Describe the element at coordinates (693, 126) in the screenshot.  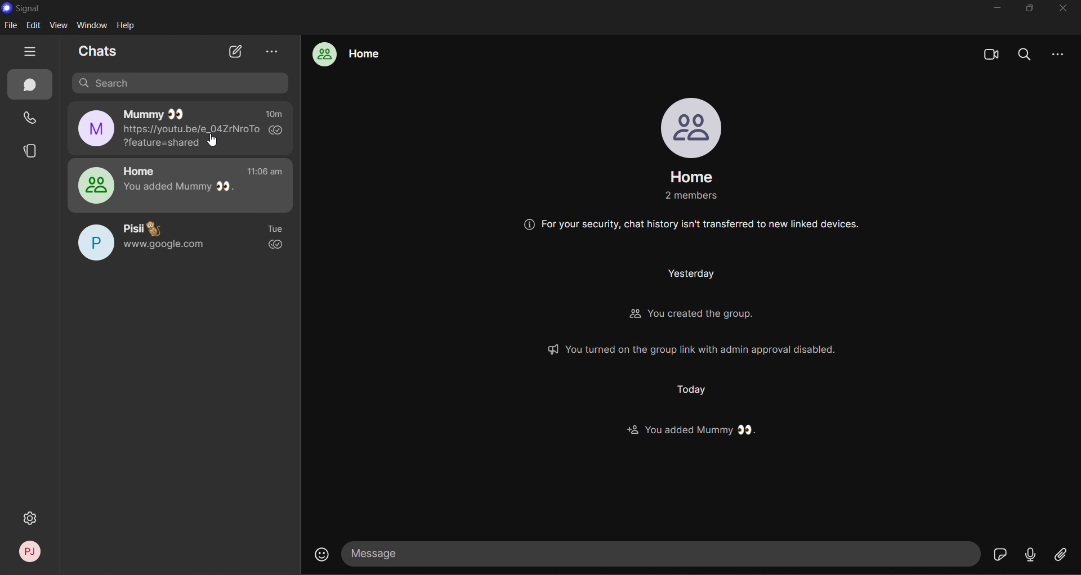
I see `profile` at that location.